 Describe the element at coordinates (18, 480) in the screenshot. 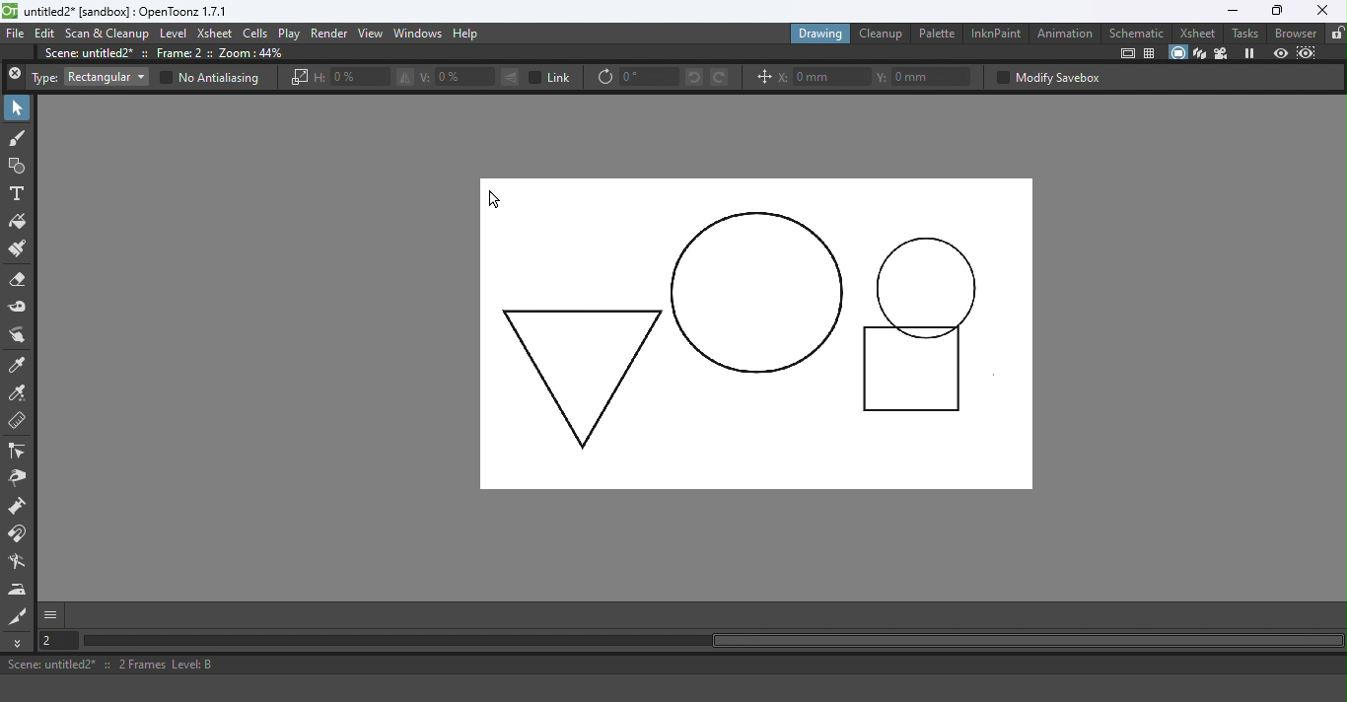

I see `Pinch tool` at that location.